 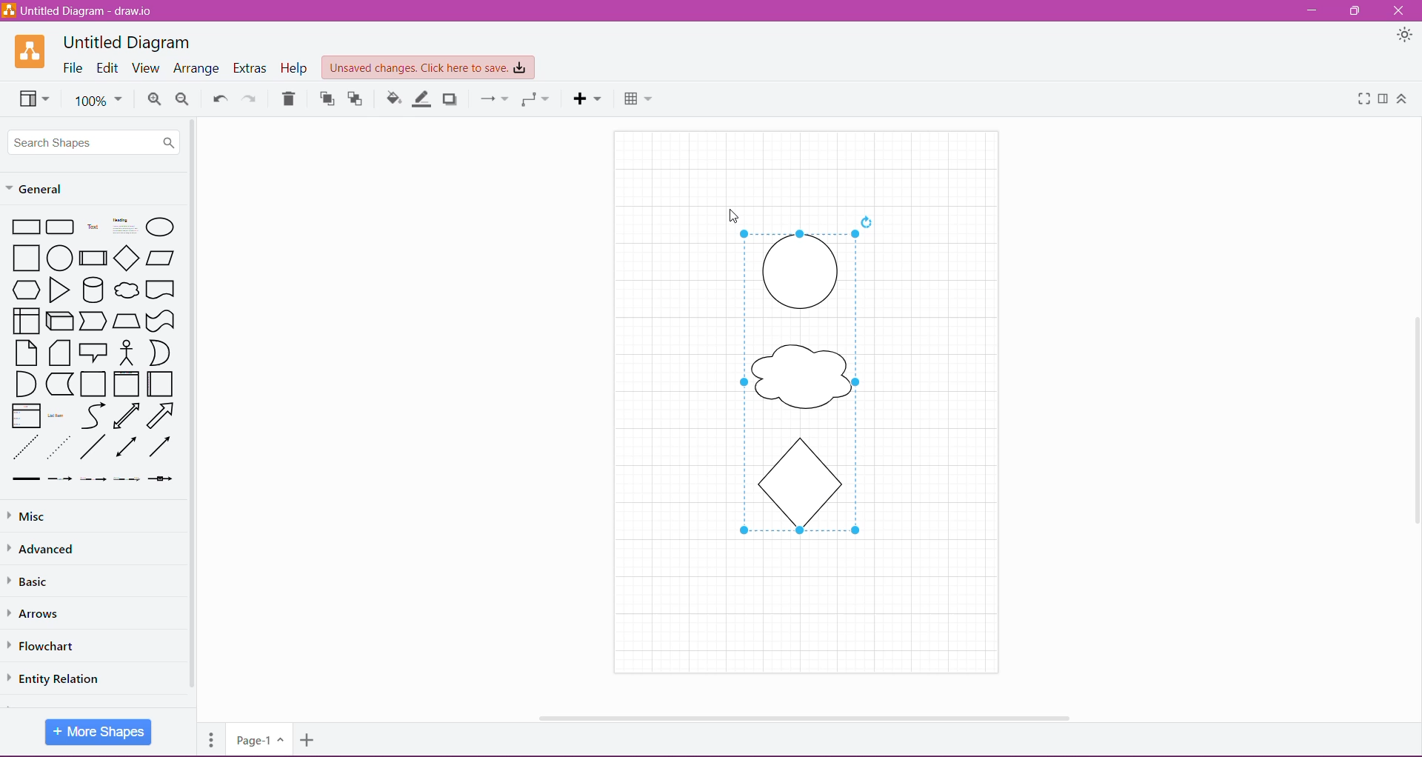 I want to click on To Back, so click(x=357, y=99).